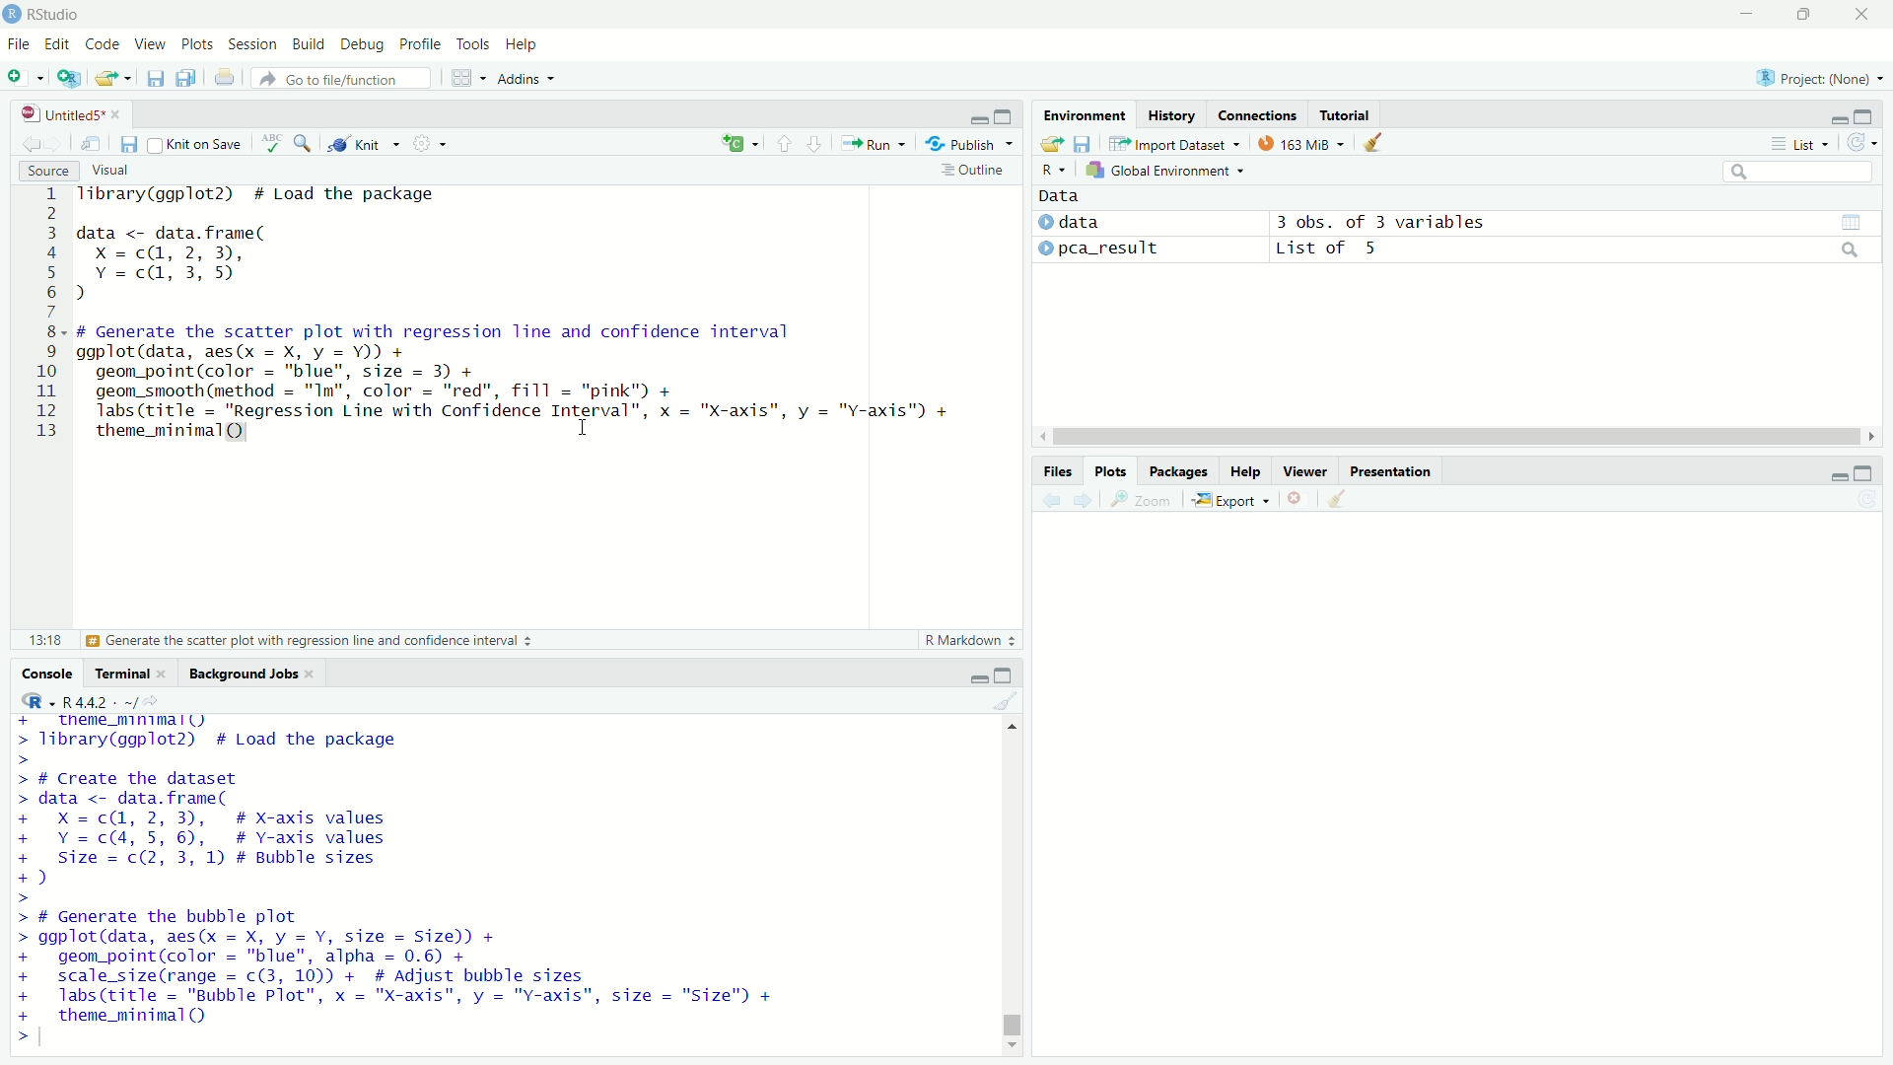 Image resolution: width=1893 pixels, height=1065 pixels. What do you see at coordinates (19, 44) in the screenshot?
I see `File` at bounding box center [19, 44].